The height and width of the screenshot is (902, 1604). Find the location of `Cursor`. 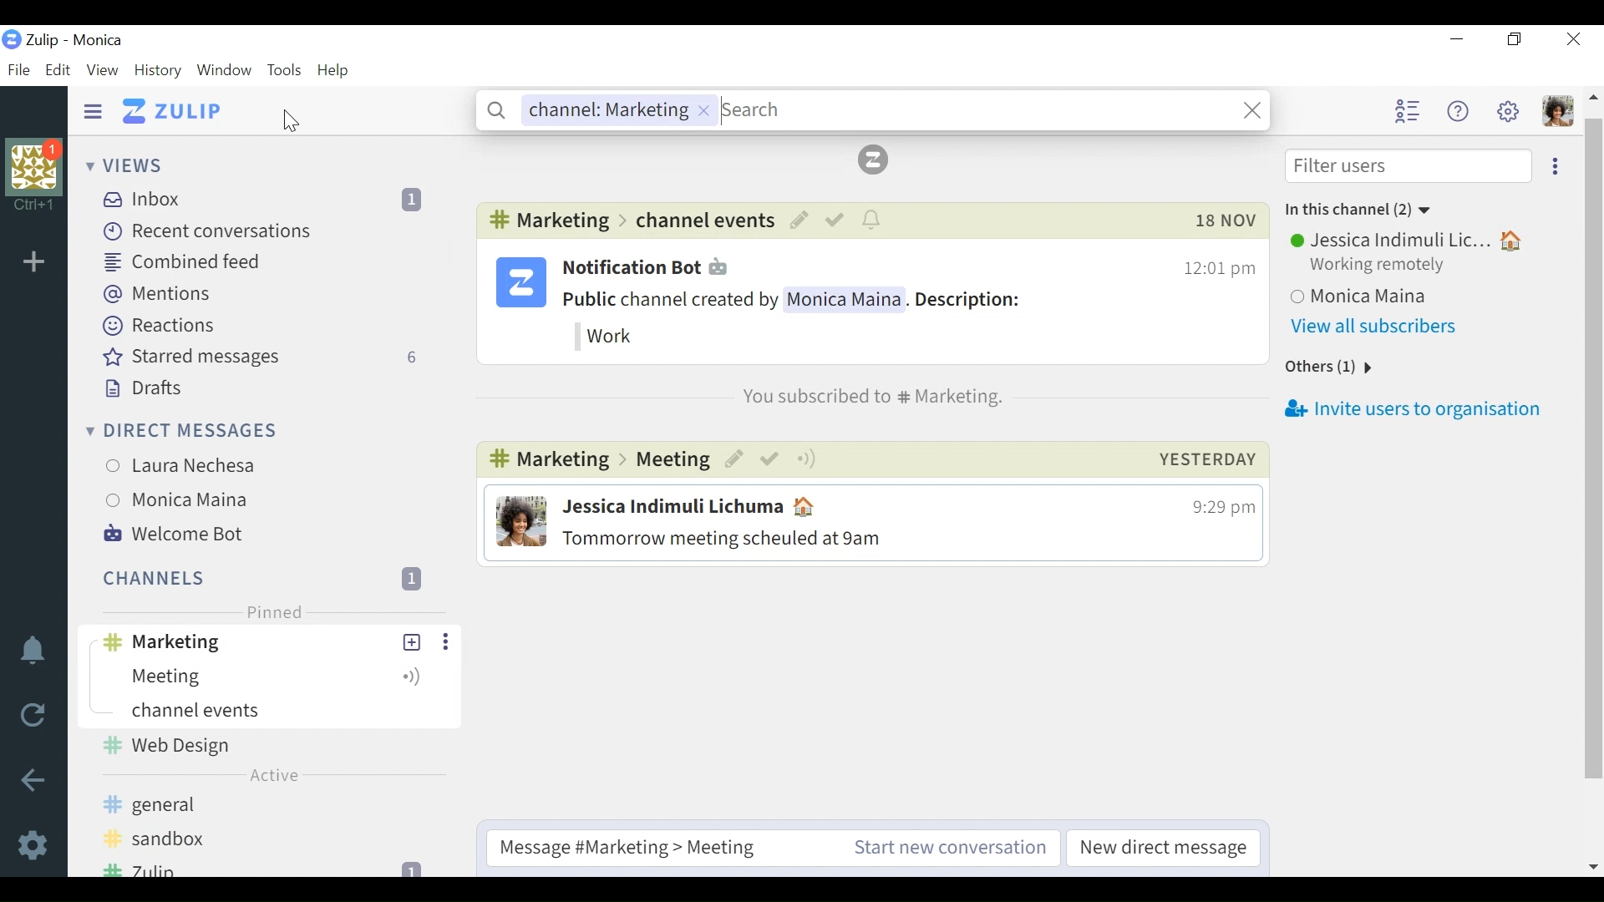

Cursor is located at coordinates (290, 122).